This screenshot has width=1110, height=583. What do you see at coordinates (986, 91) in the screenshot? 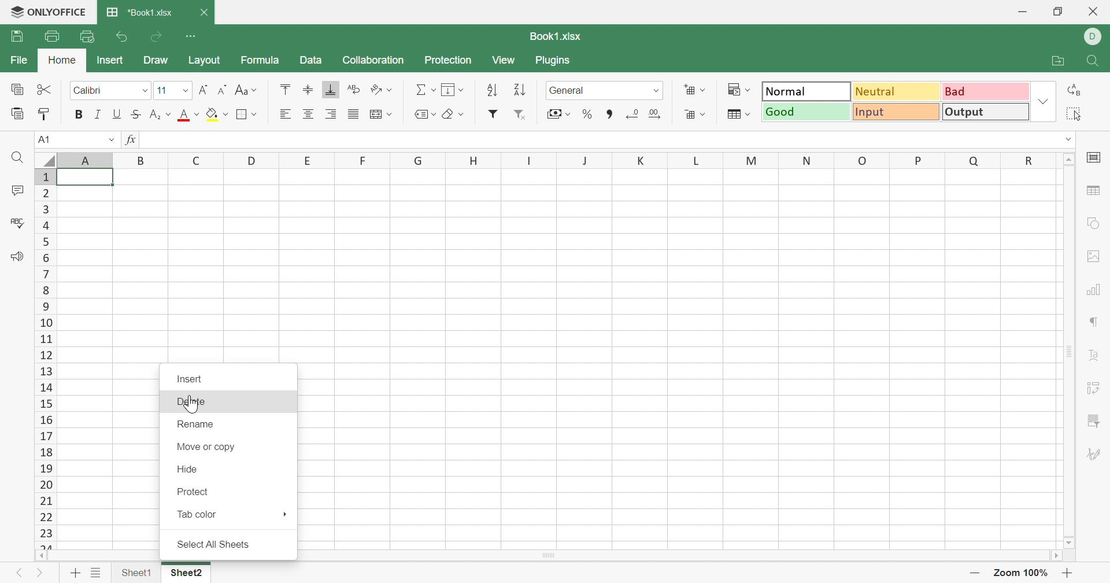
I see `Bad` at bounding box center [986, 91].